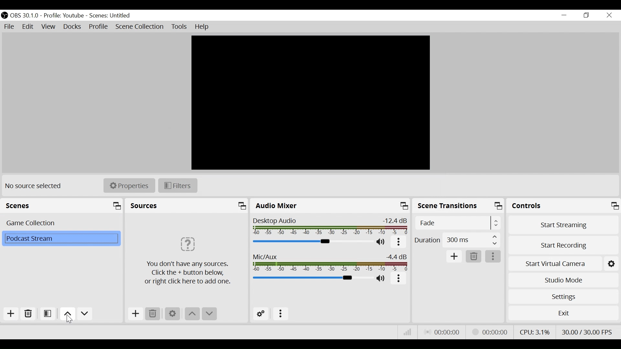  I want to click on CPU Usage, so click(534, 331).